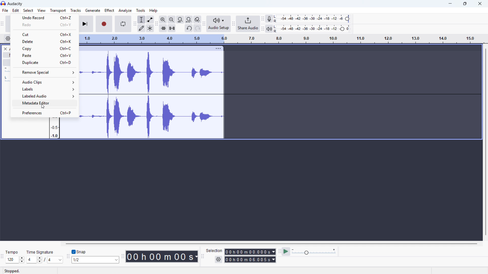 The width and height of the screenshot is (488, 274). What do you see at coordinates (250, 251) in the screenshot?
I see `start time` at bounding box center [250, 251].